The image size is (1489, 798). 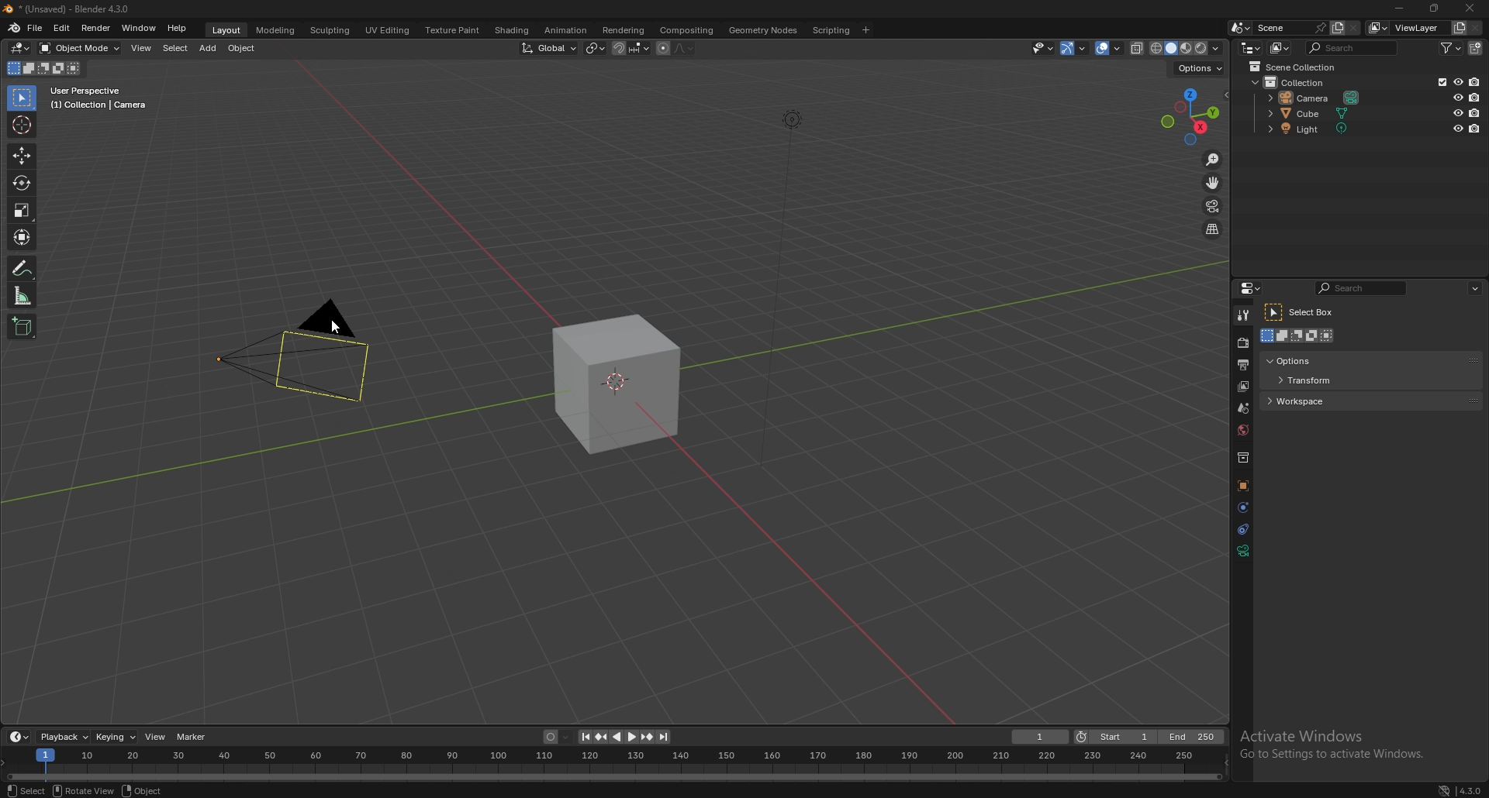 I want to click on search, so click(x=1352, y=47).